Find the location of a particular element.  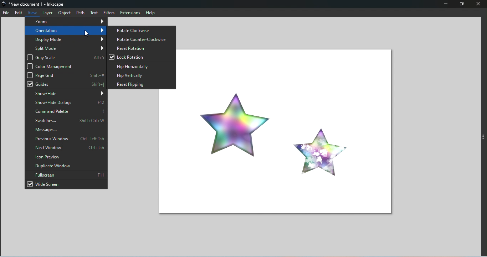

Messages is located at coordinates (66, 130).